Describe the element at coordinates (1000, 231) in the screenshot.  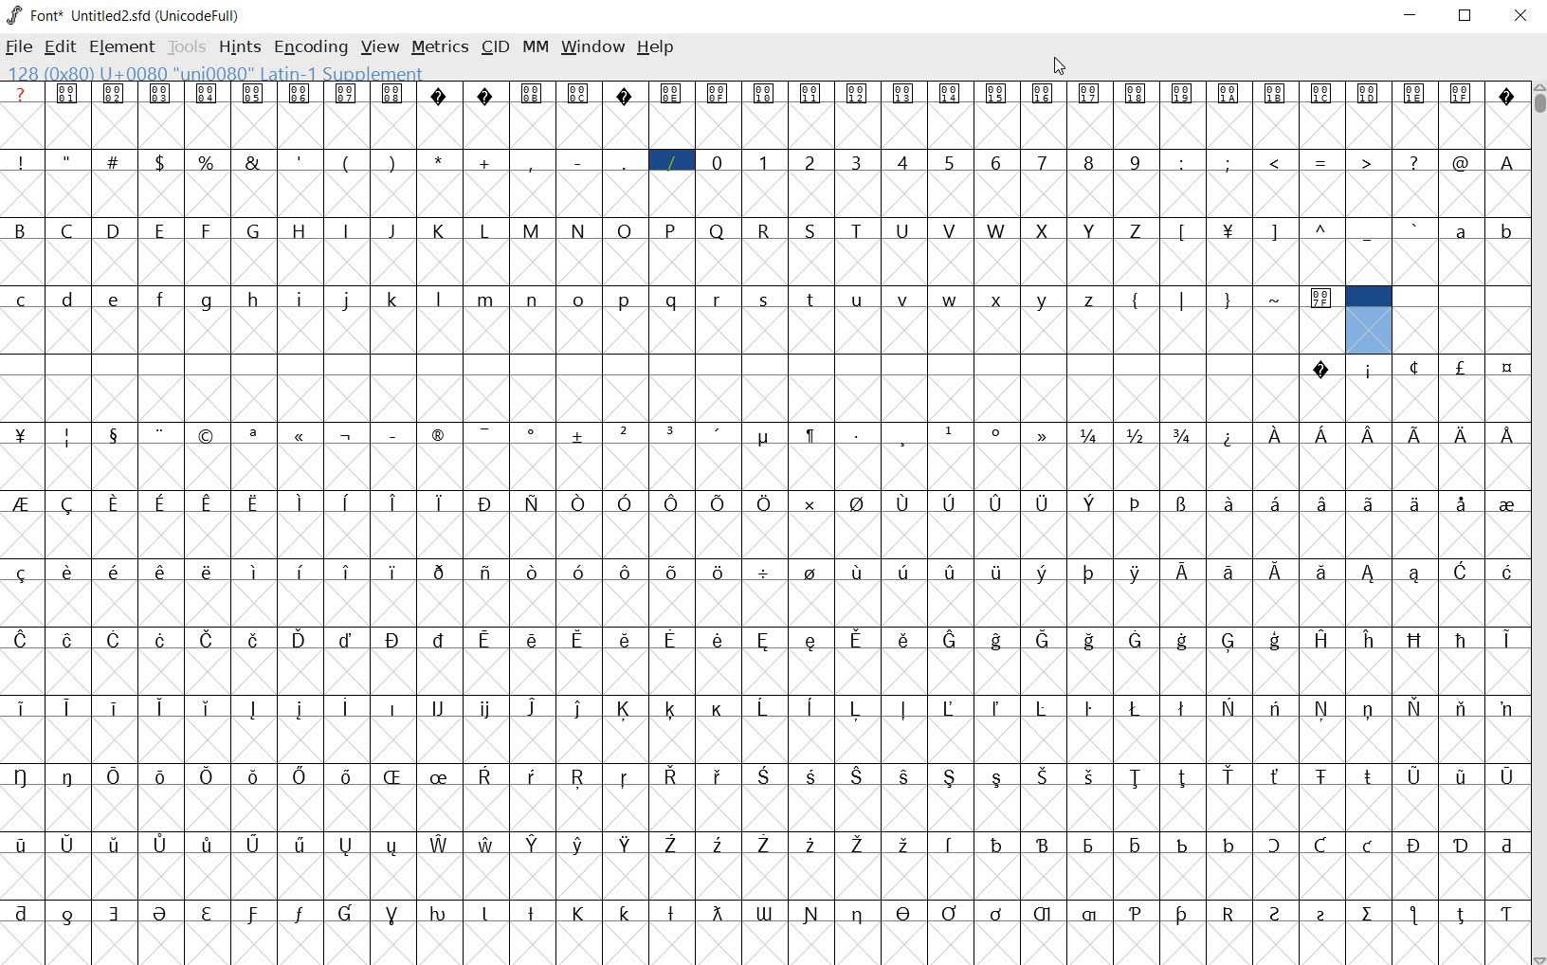
I see `W` at that location.